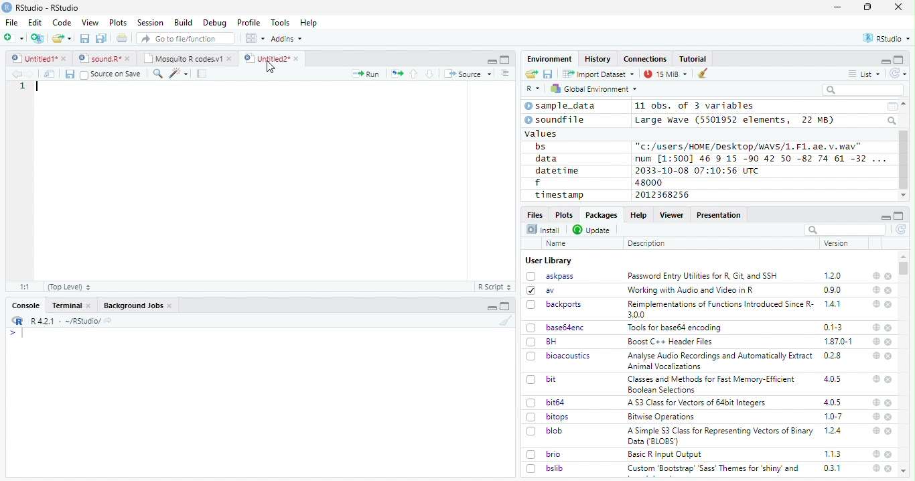  What do you see at coordinates (889, 454) in the screenshot?
I see `close` at bounding box center [889, 454].